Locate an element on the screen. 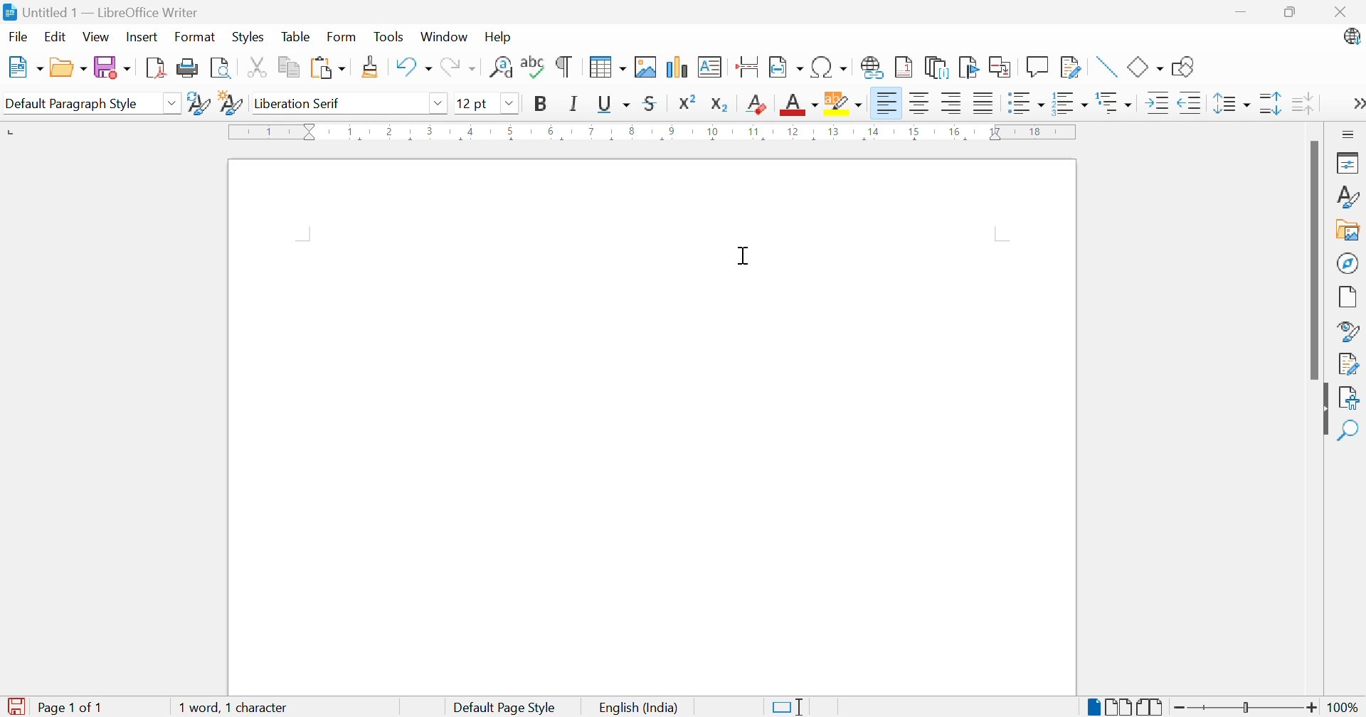 Image resolution: width=1366 pixels, height=717 pixels. Insert Endnote is located at coordinates (934, 68).